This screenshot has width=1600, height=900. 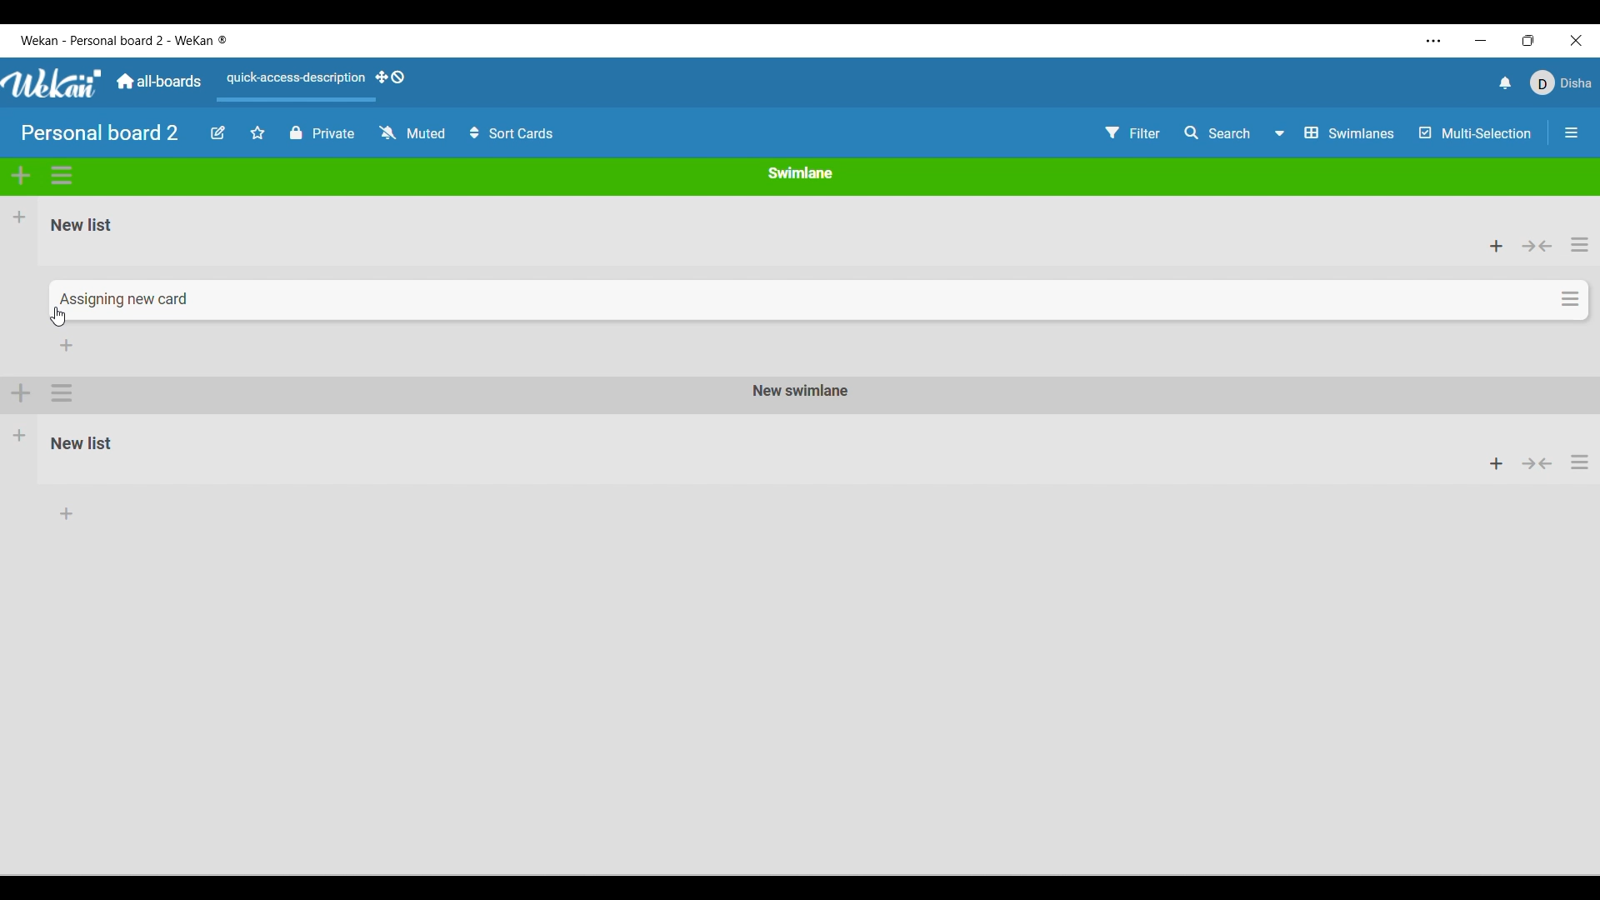 What do you see at coordinates (801, 452) in the screenshot?
I see `New Swimlane with it's own list added to the board` at bounding box center [801, 452].